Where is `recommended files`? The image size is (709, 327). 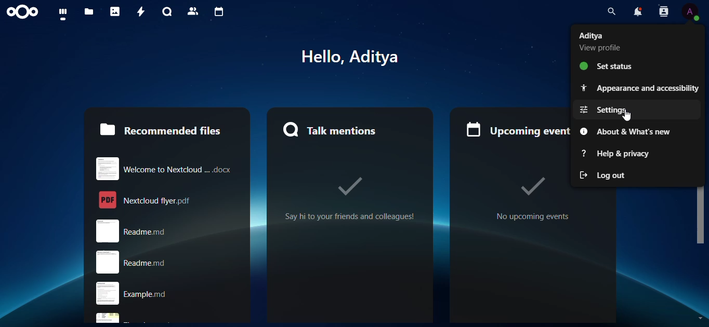
recommended files is located at coordinates (160, 129).